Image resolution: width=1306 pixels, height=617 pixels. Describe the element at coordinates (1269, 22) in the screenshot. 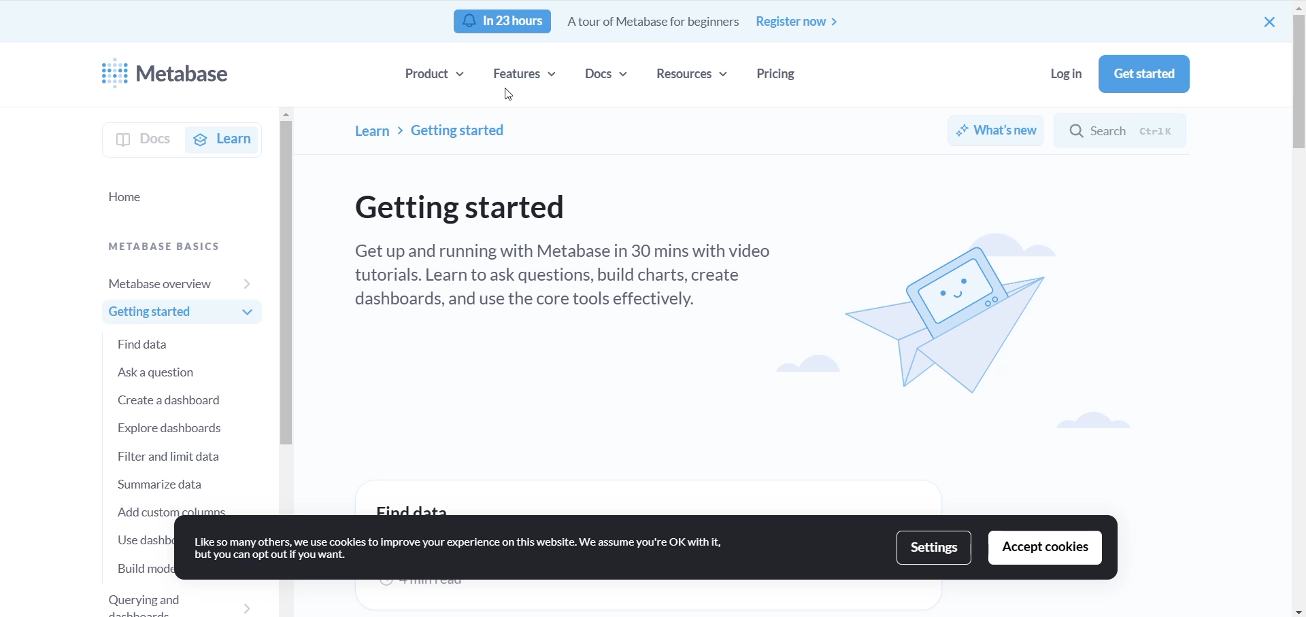

I see `close` at that location.